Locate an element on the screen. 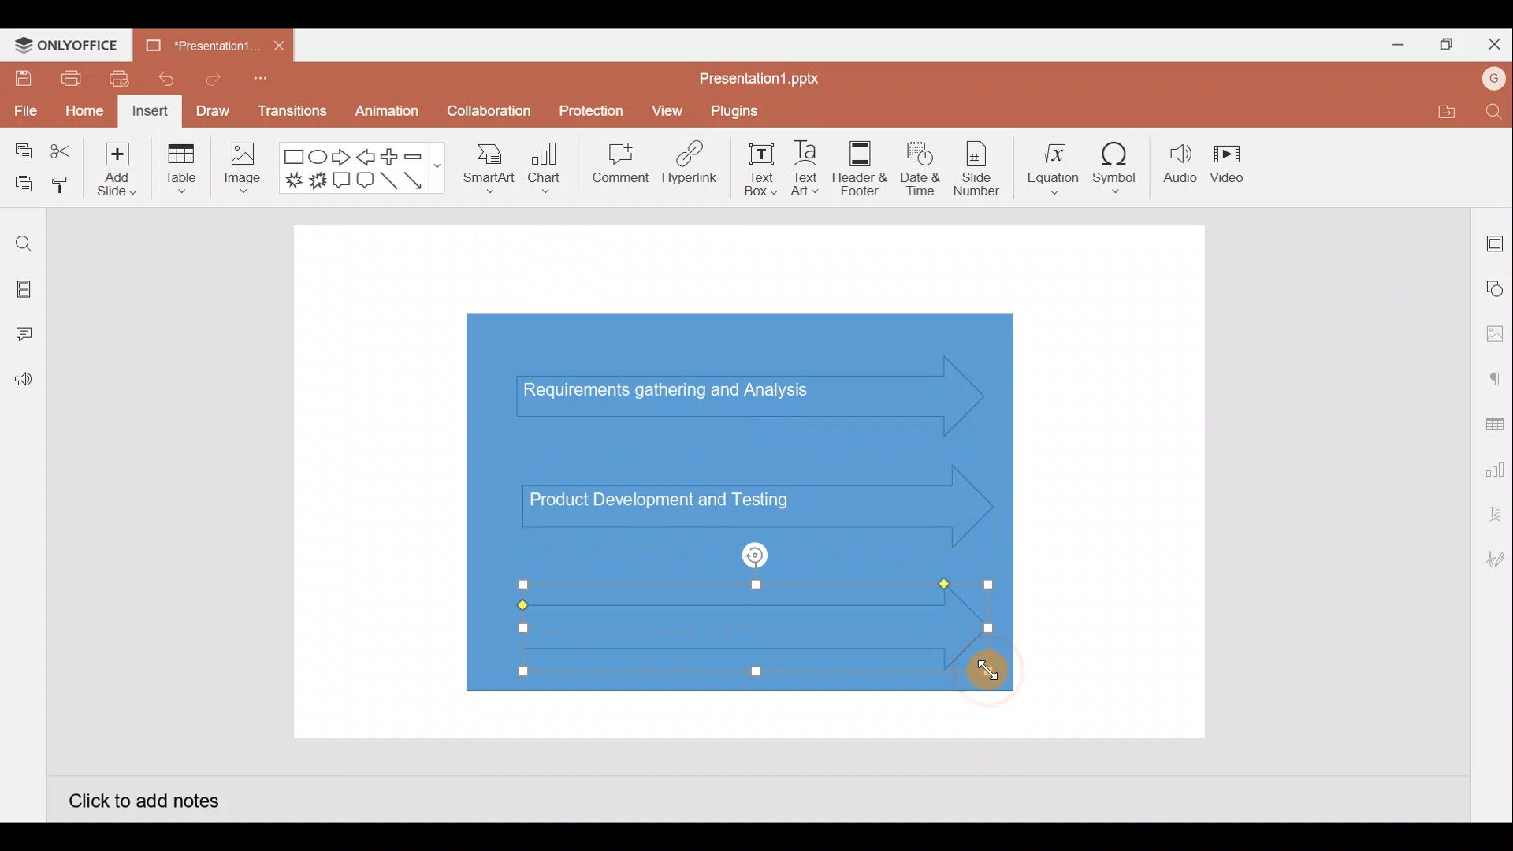 Image resolution: width=1513 pixels, height=851 pixels. Presentation1.pptx is located at coordinates (765, 73).